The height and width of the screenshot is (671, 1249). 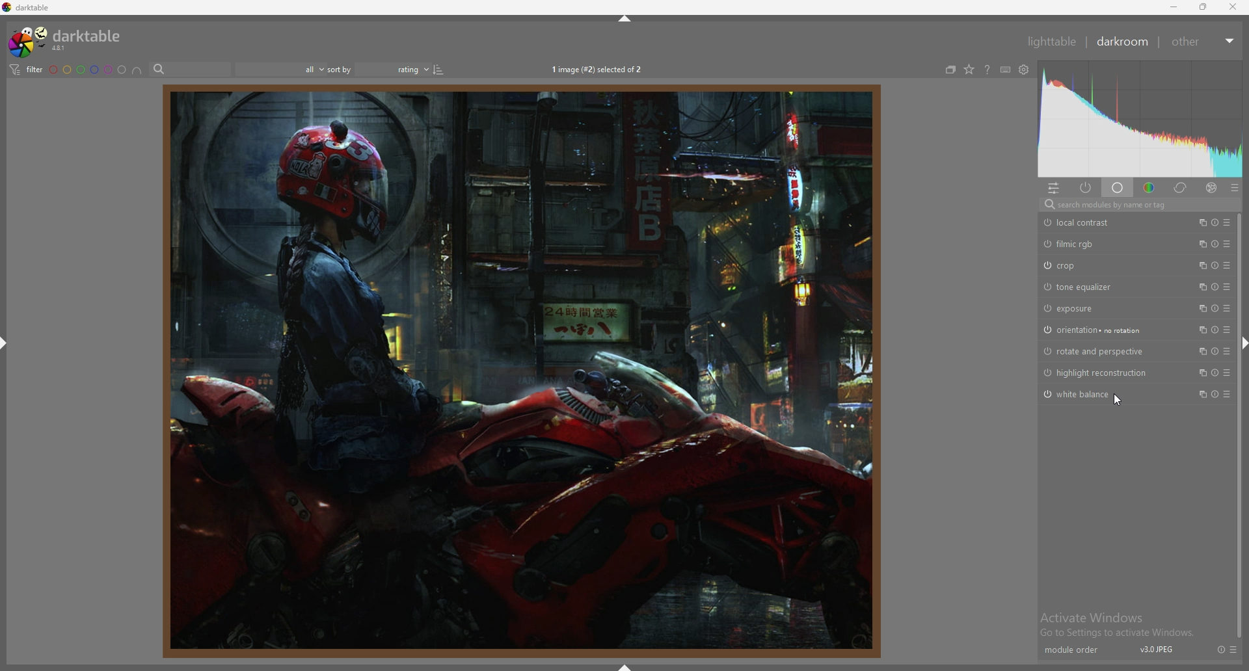 I want to click on cursor, so click(x=1119, y=399).